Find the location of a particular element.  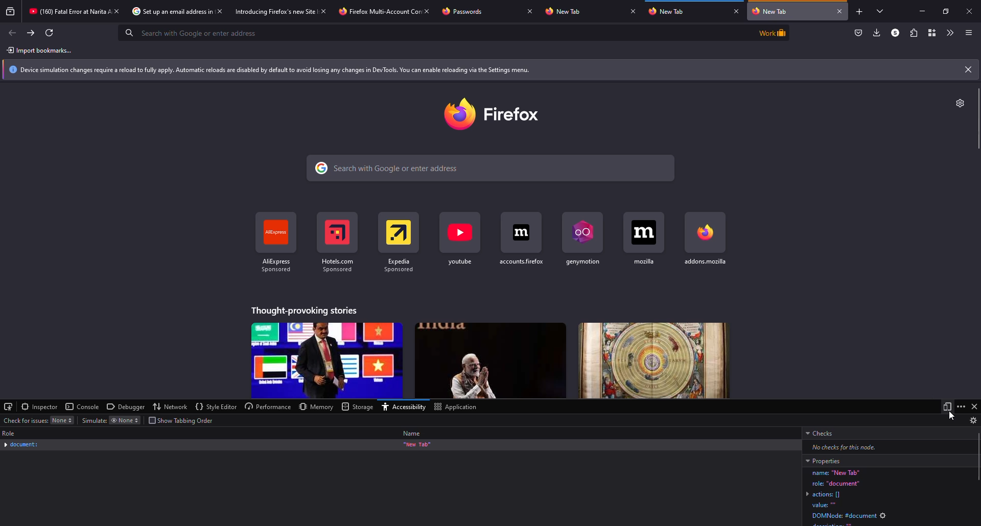

close is located at coordinates (429, 10).